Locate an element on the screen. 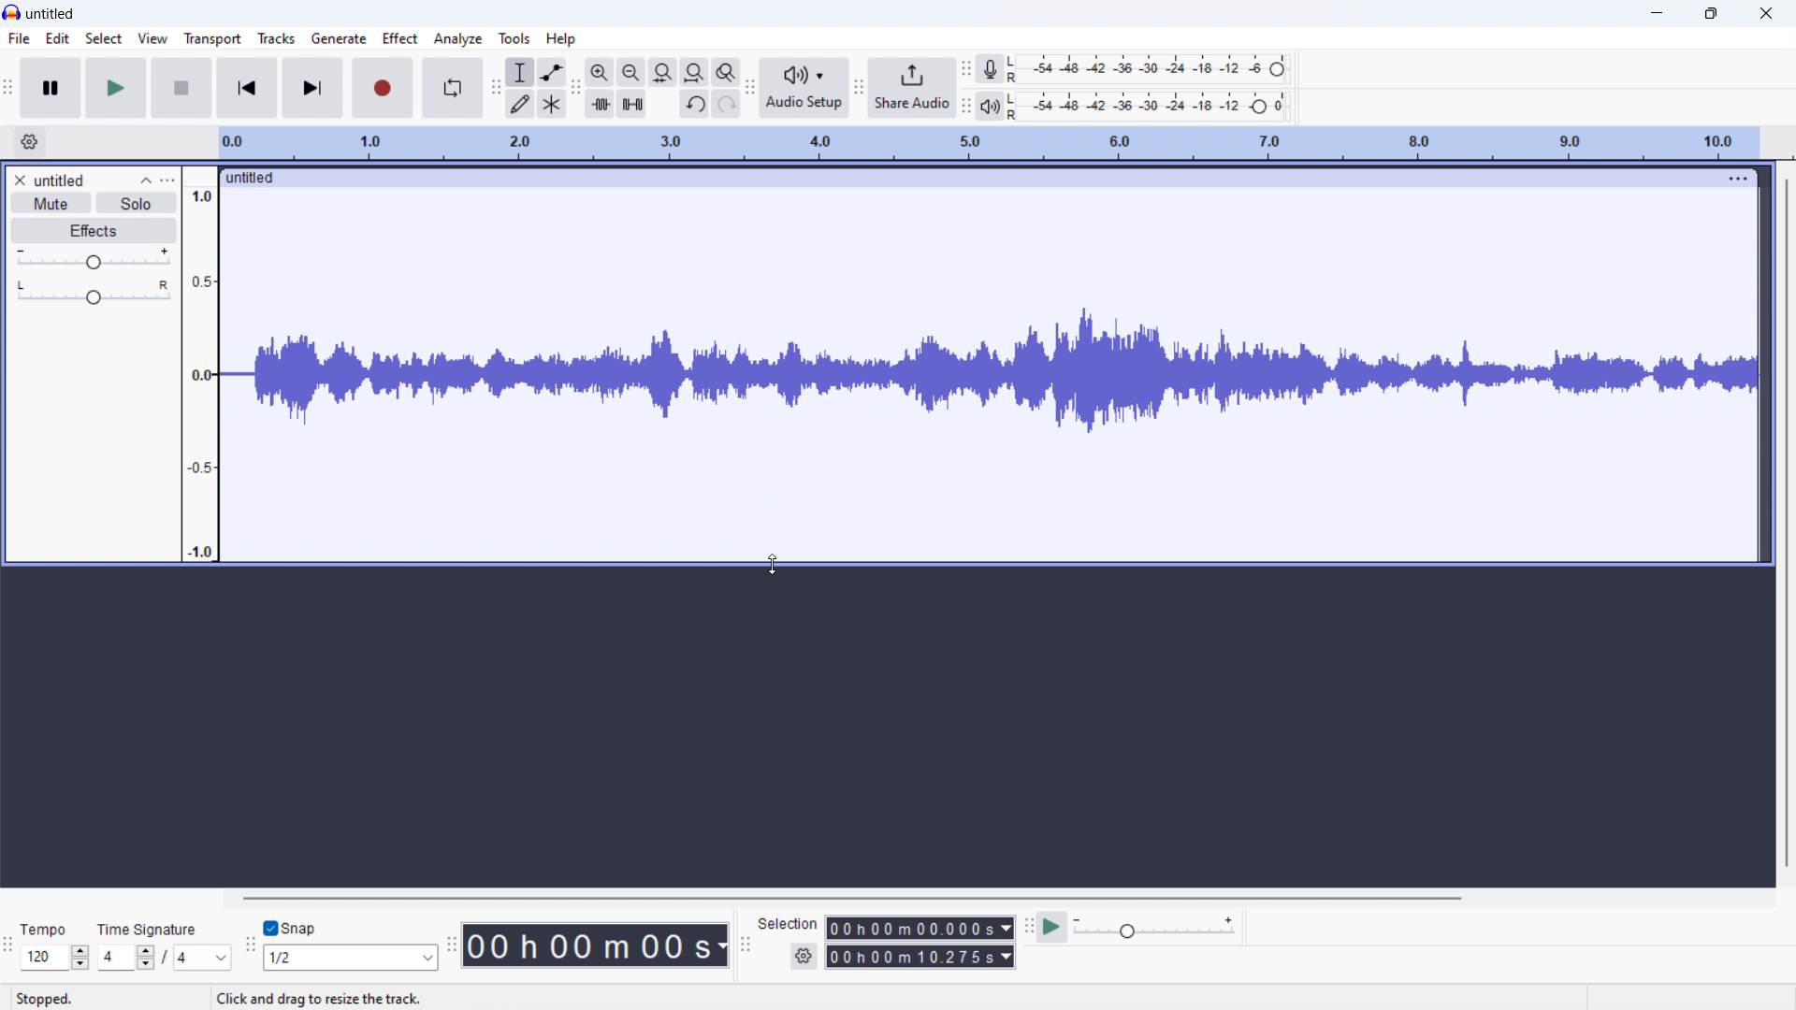  toggle zoom is located at coordinates (726, 72).